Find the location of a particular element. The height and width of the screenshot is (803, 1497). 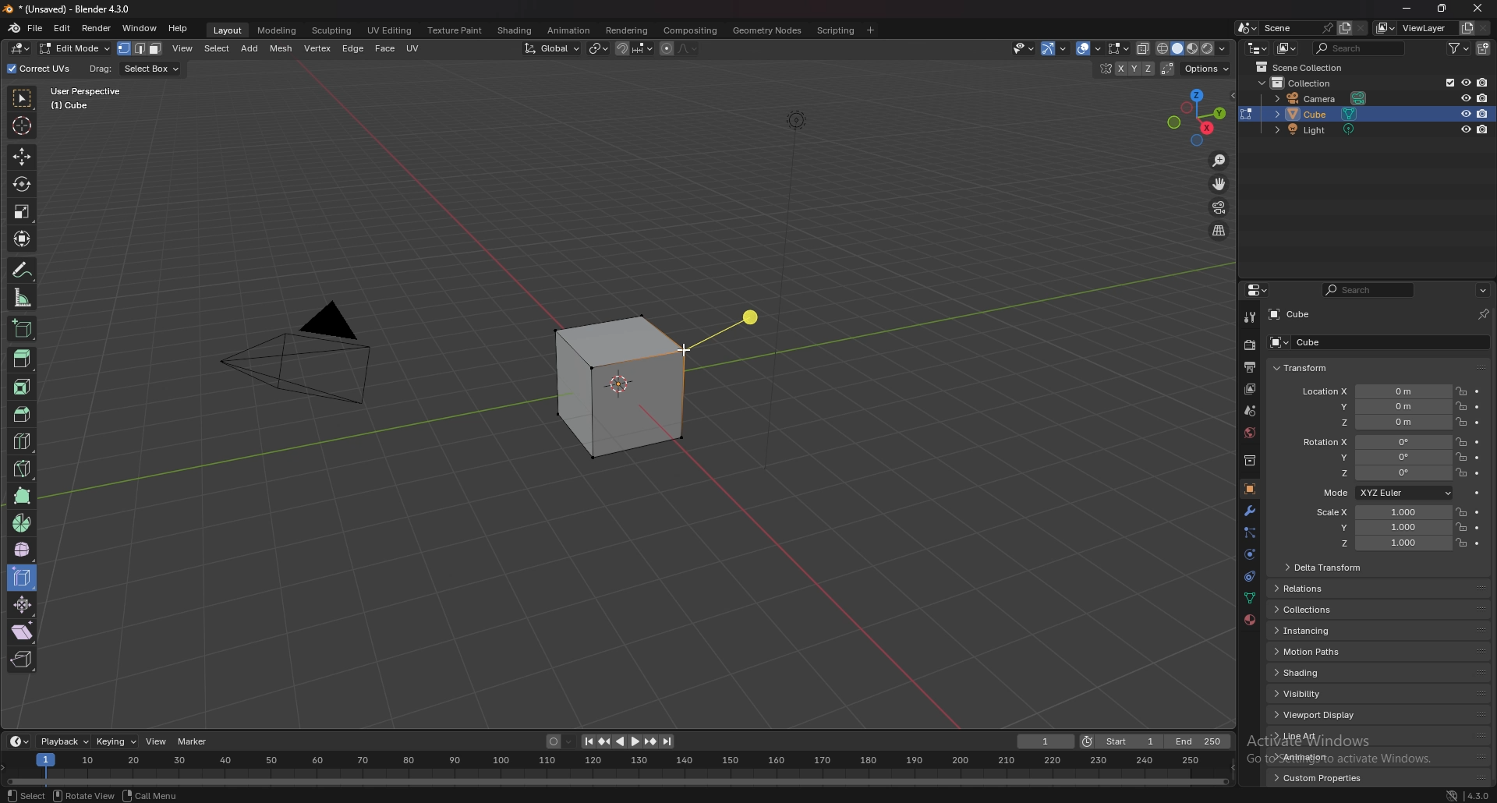

cube is located at coordinates (1290, 314).